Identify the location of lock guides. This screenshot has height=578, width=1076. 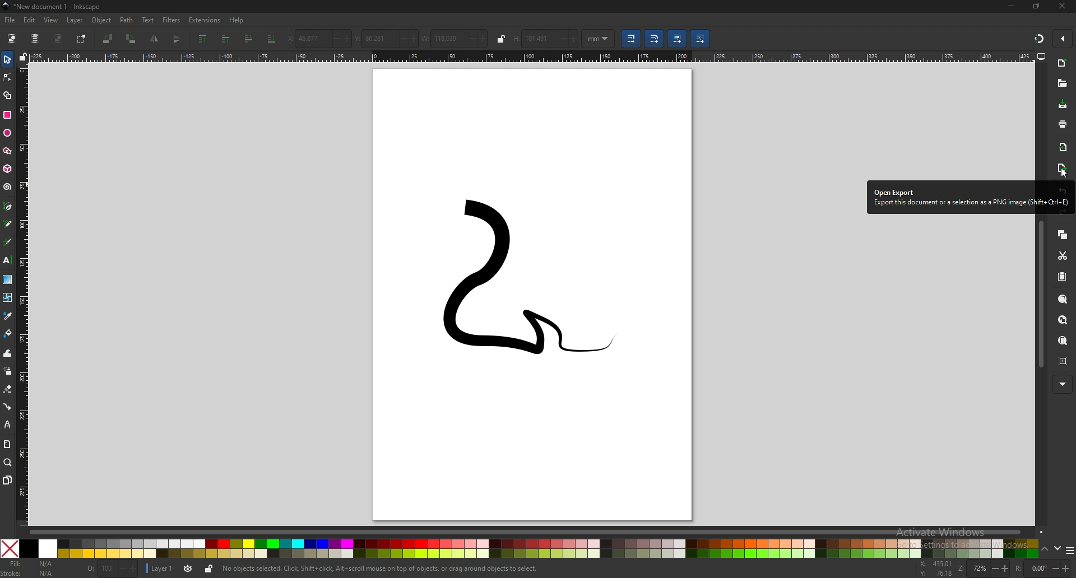
(24, 56).